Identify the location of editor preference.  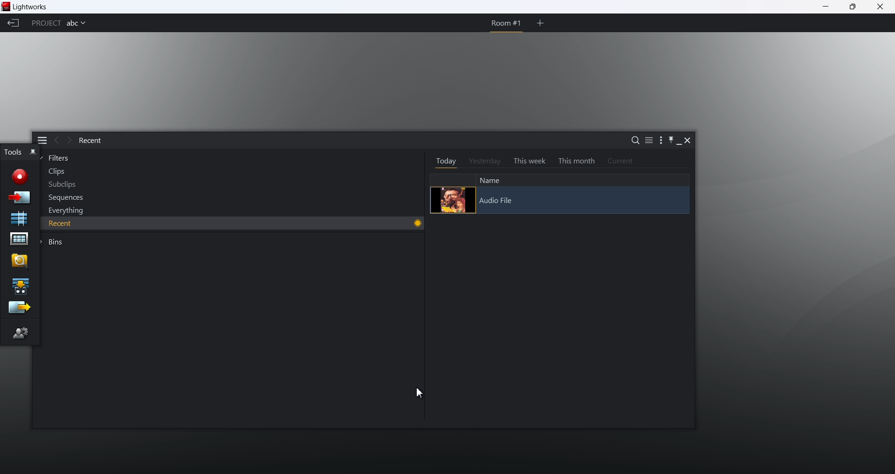
(21, 332).